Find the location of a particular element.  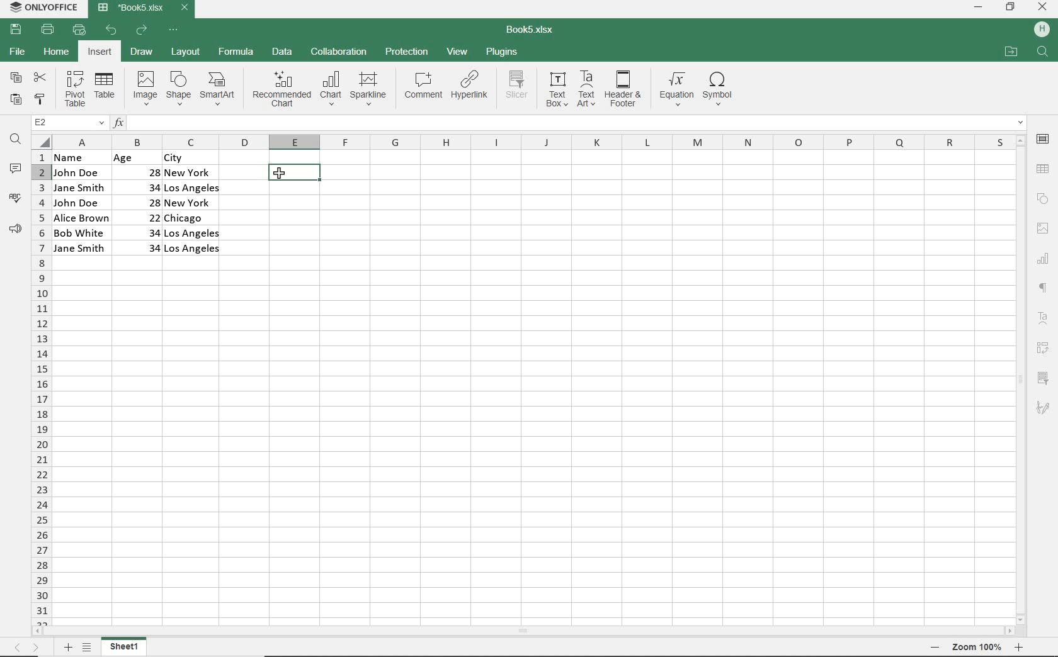

FIND is located at coordinates (1044, 53).